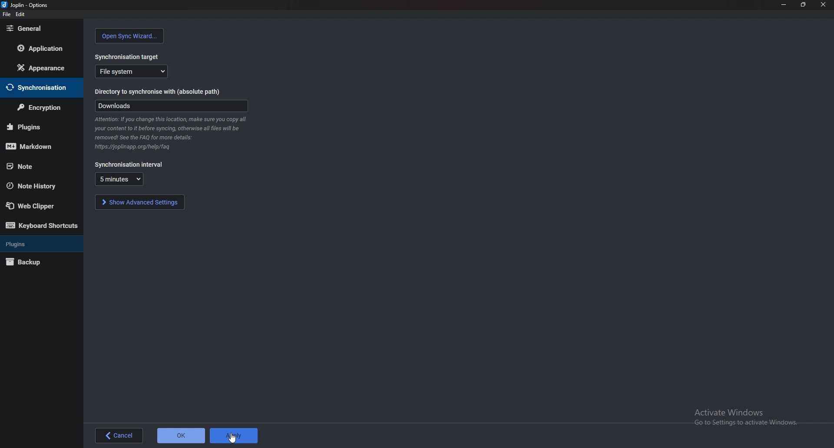 Image resolution: width=834 pixels, height=448 pixels. I want to click on Cursor, so click(233, 439).